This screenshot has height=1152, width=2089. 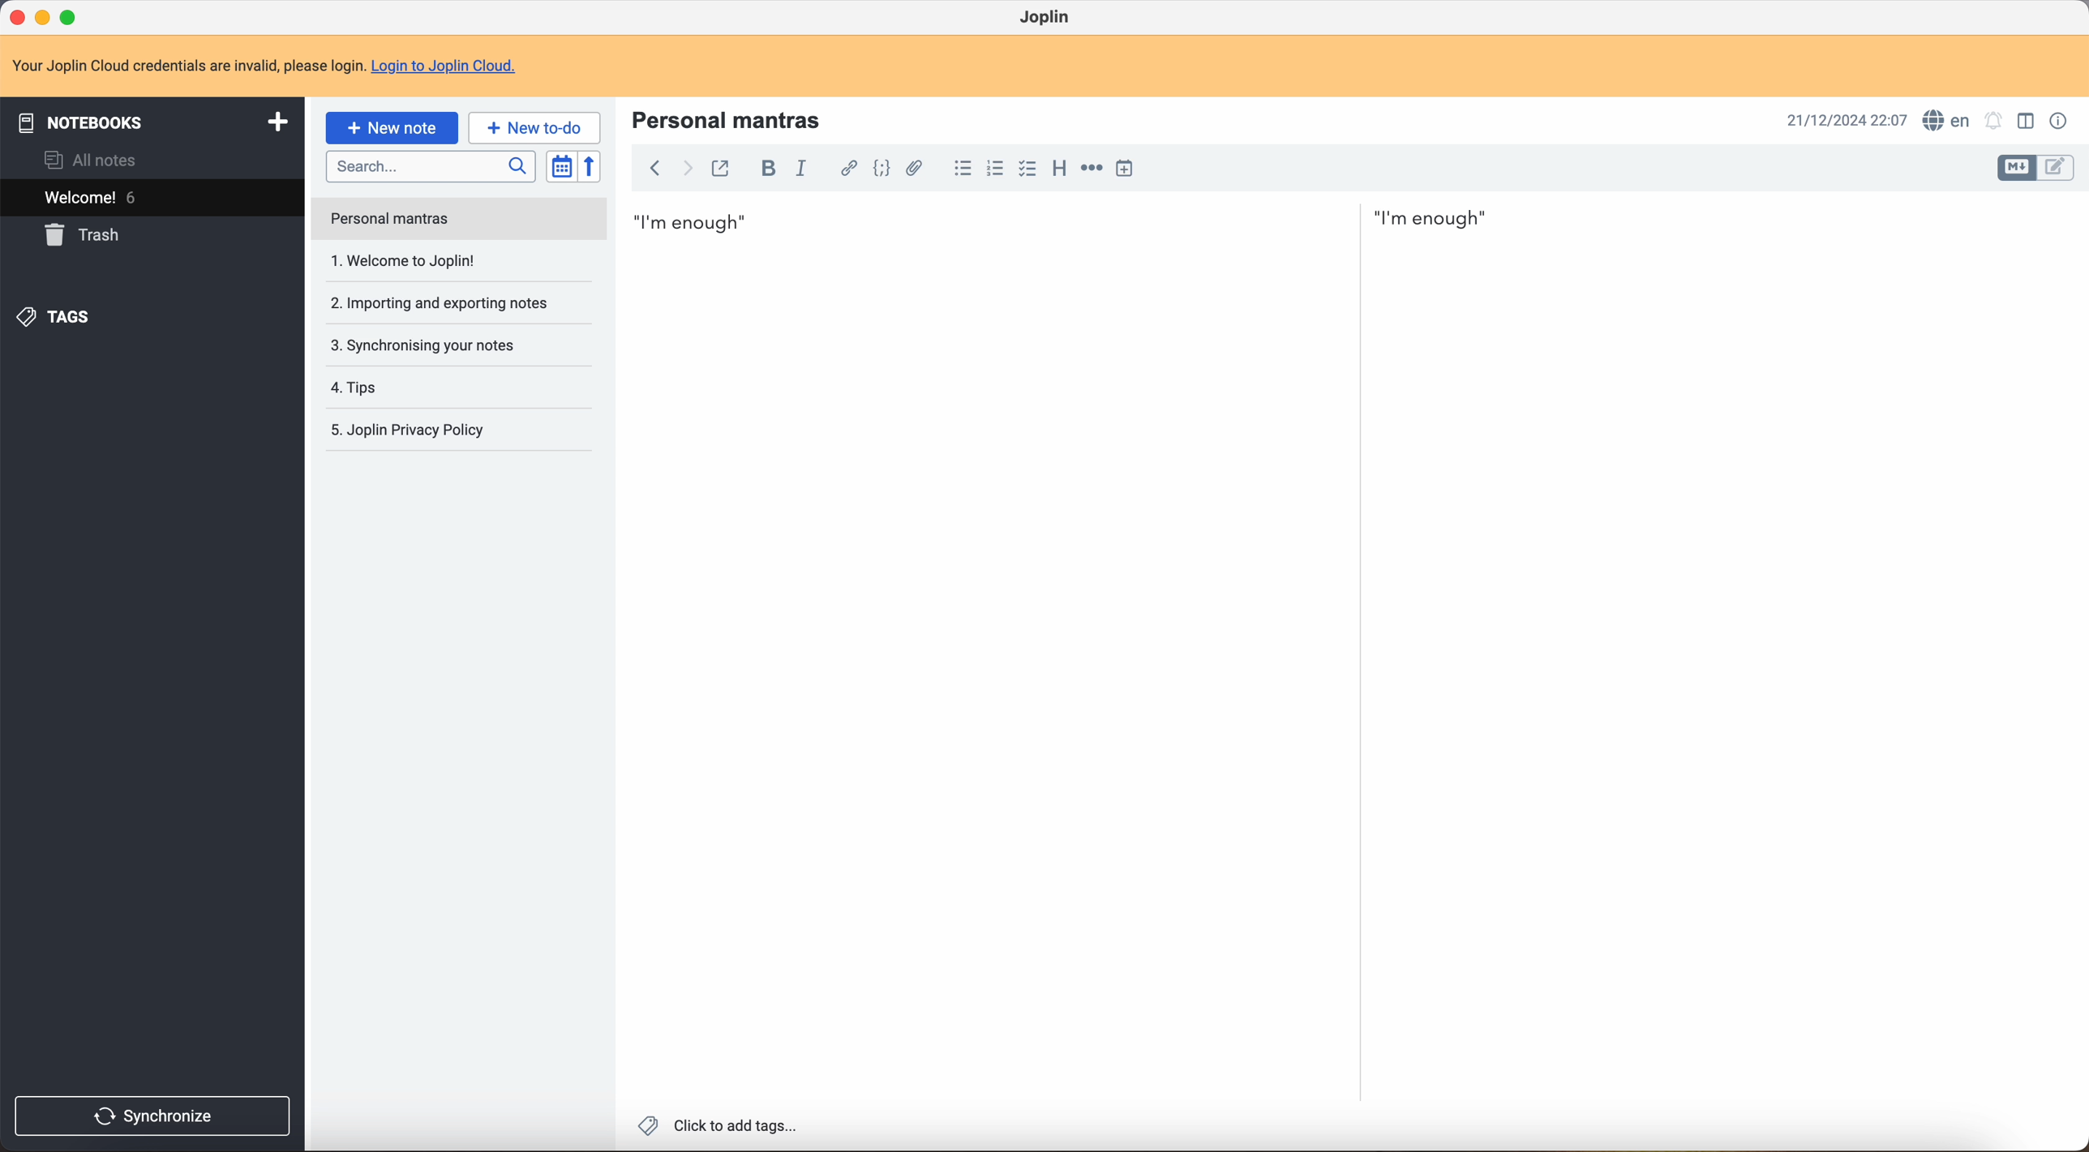 I want to click on reverse sort order, so click(x=590, y=168).